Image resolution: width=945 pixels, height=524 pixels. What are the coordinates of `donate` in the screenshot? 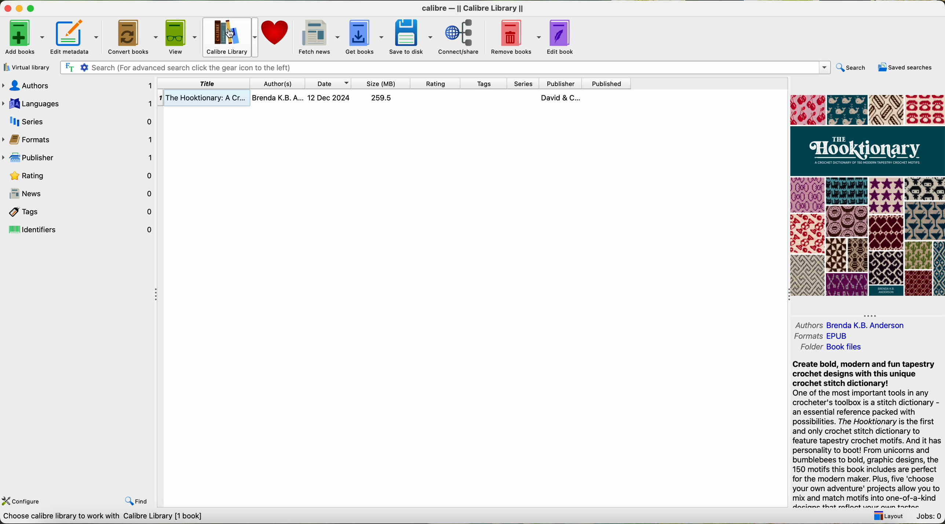 It's located at (277, 35).